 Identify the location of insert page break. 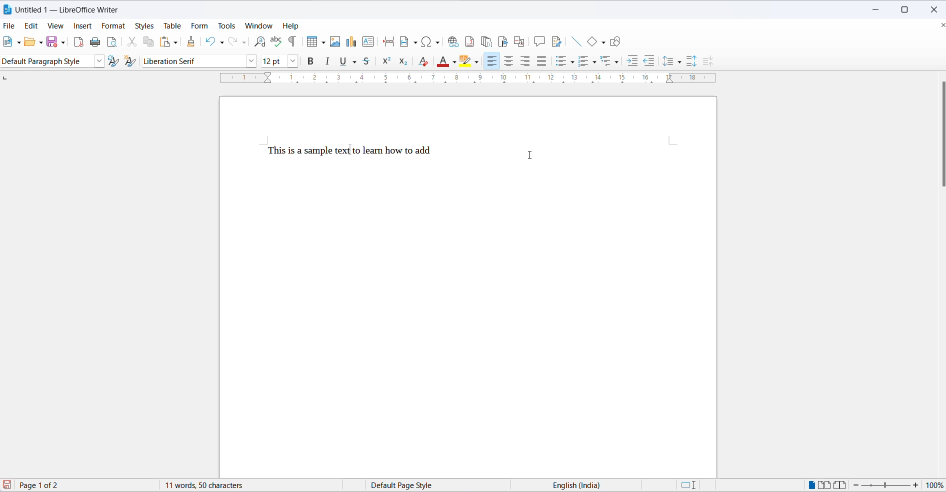
(388, 42).